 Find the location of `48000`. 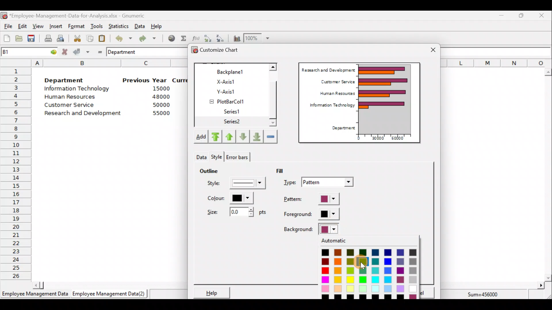

48000 is located at coordinates (161, 97).